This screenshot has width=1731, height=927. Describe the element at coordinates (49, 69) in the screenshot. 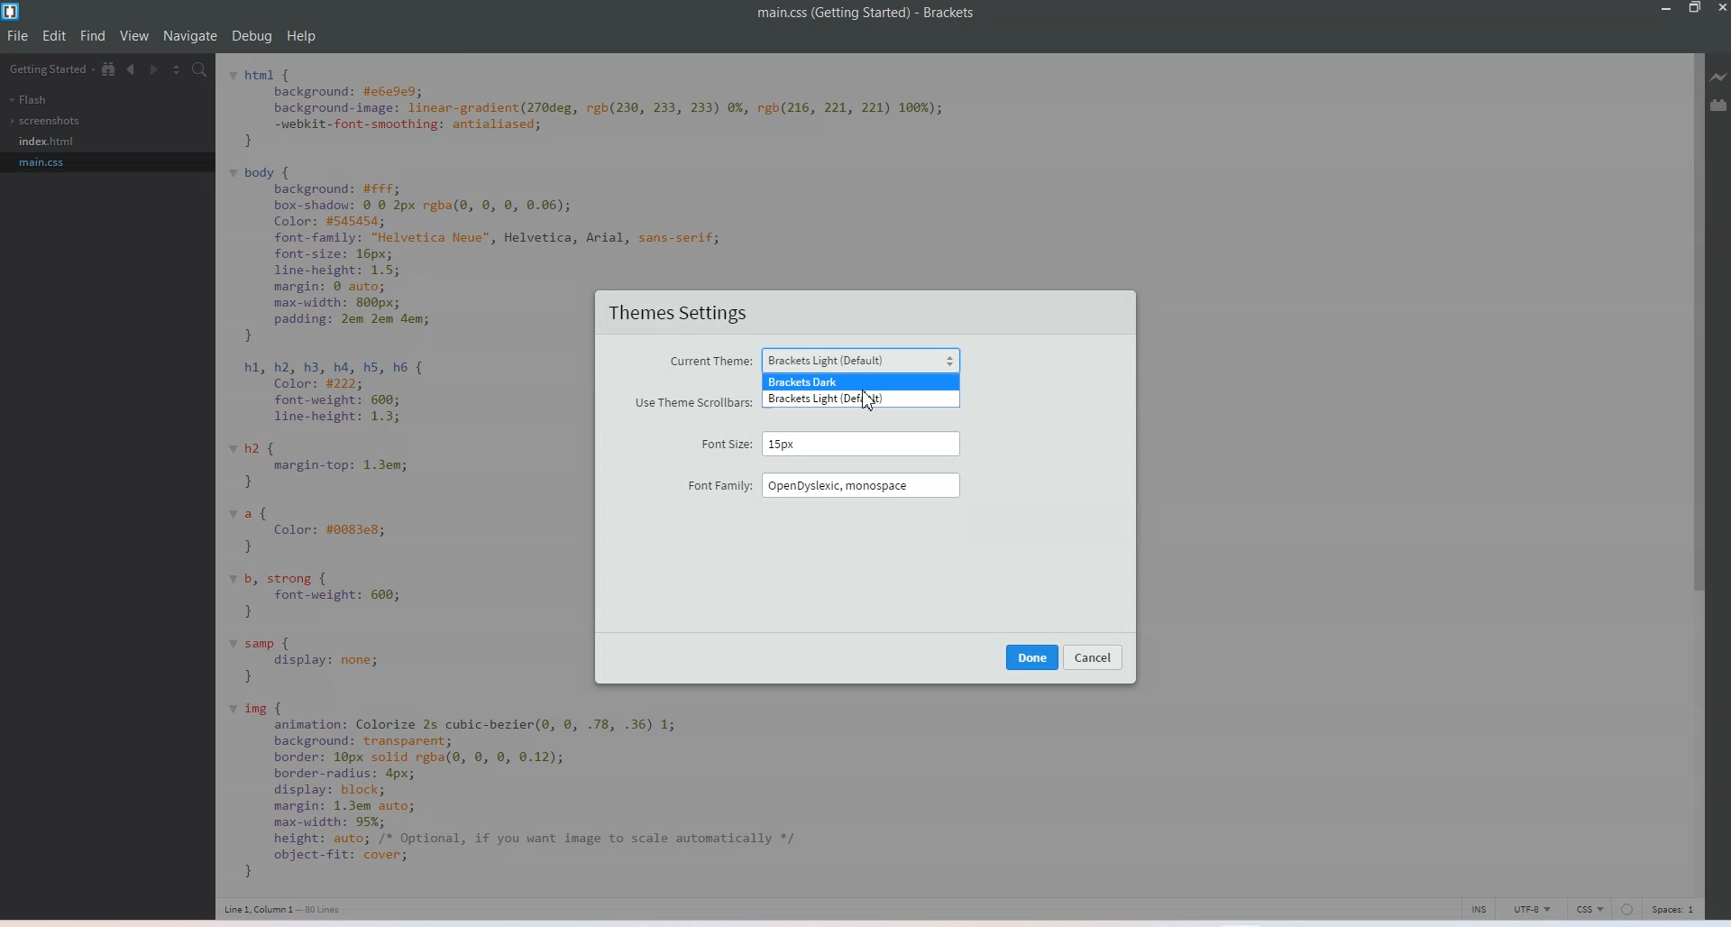

I see `Getting Started` at that location.